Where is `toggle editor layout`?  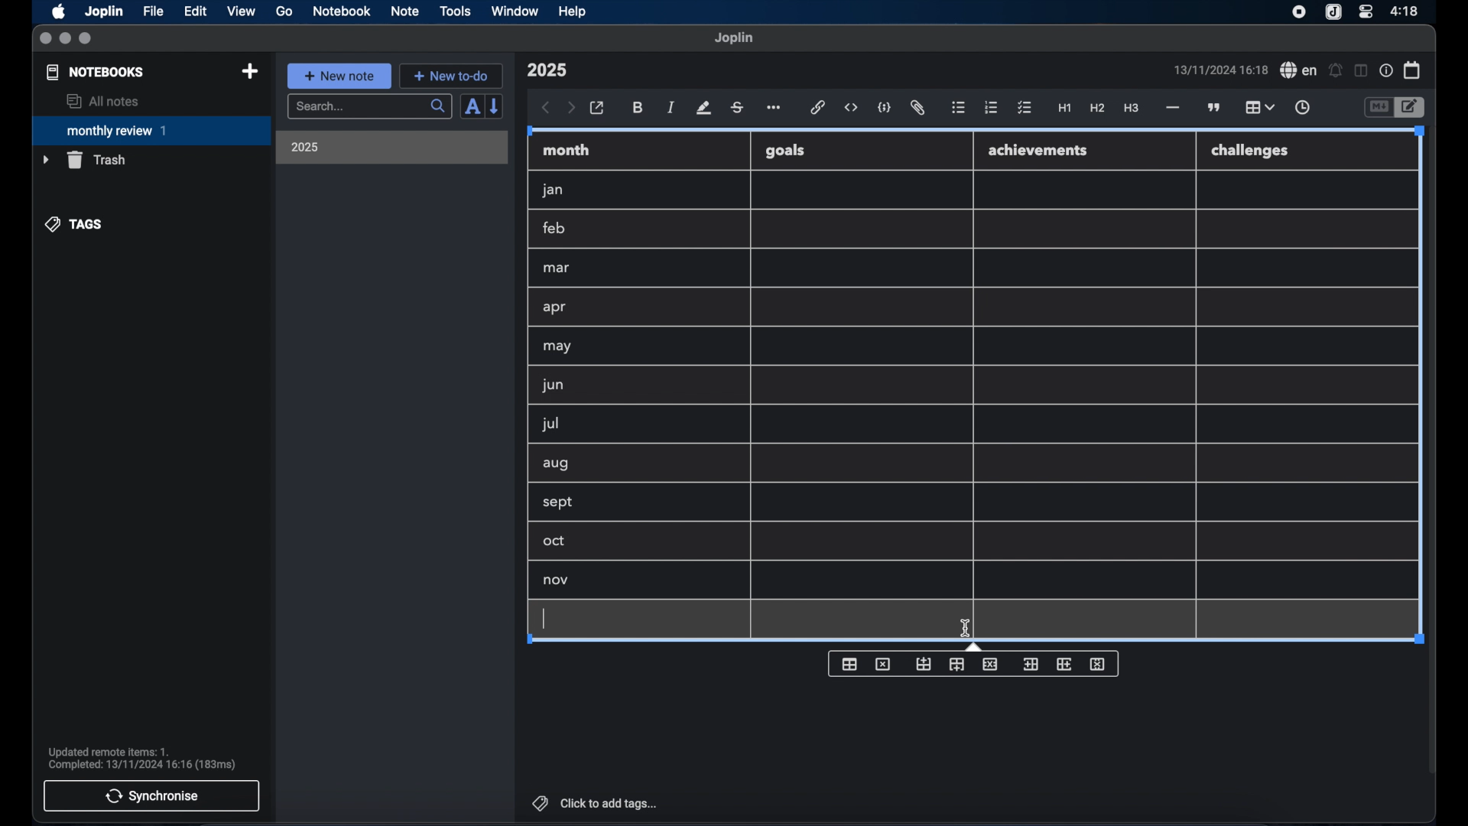 toggle editor layout is located at coordinates (1362, 70).